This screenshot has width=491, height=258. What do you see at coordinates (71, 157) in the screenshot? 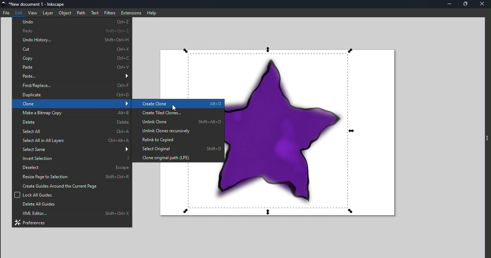
I see `Invert selection` at bounding box center [71, 157].